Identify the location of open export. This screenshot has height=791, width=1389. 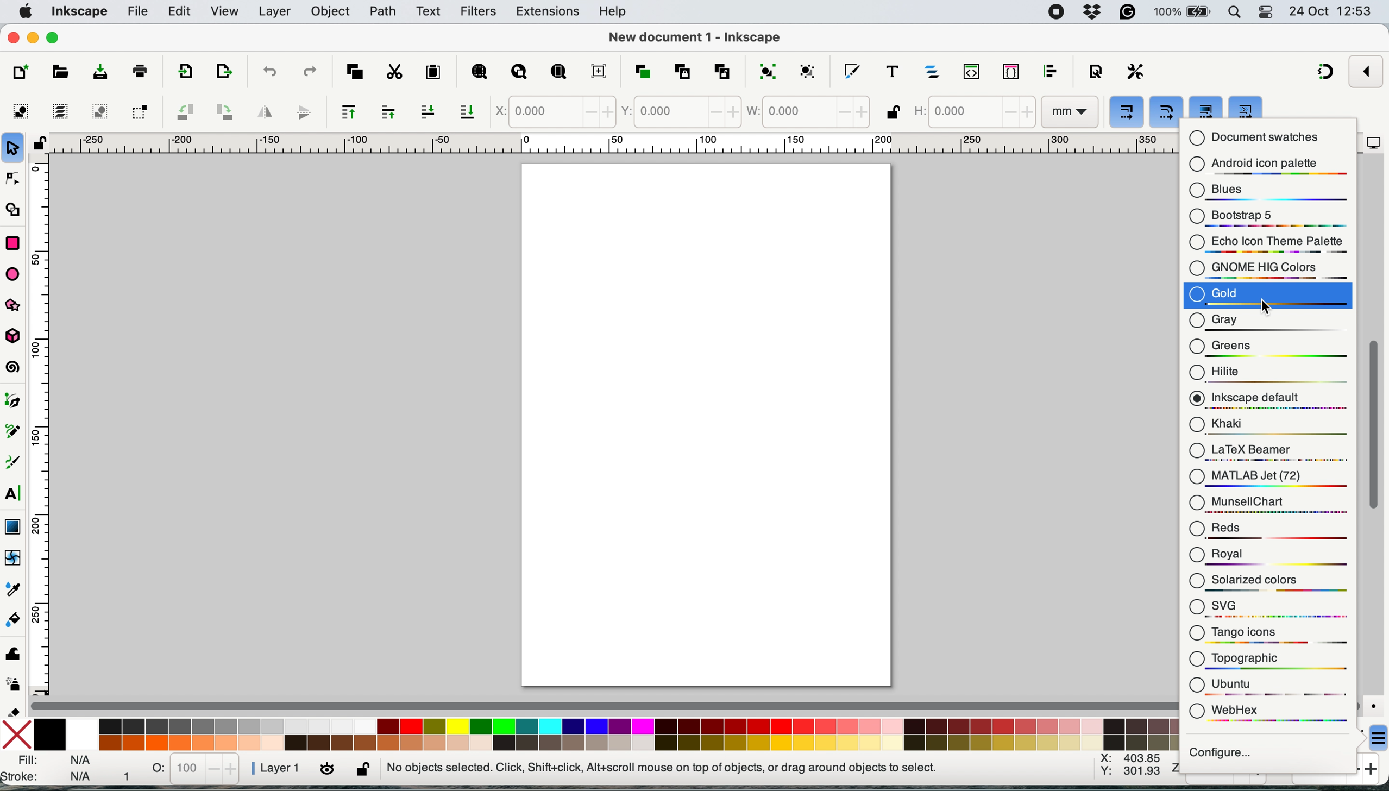
(223, 71).